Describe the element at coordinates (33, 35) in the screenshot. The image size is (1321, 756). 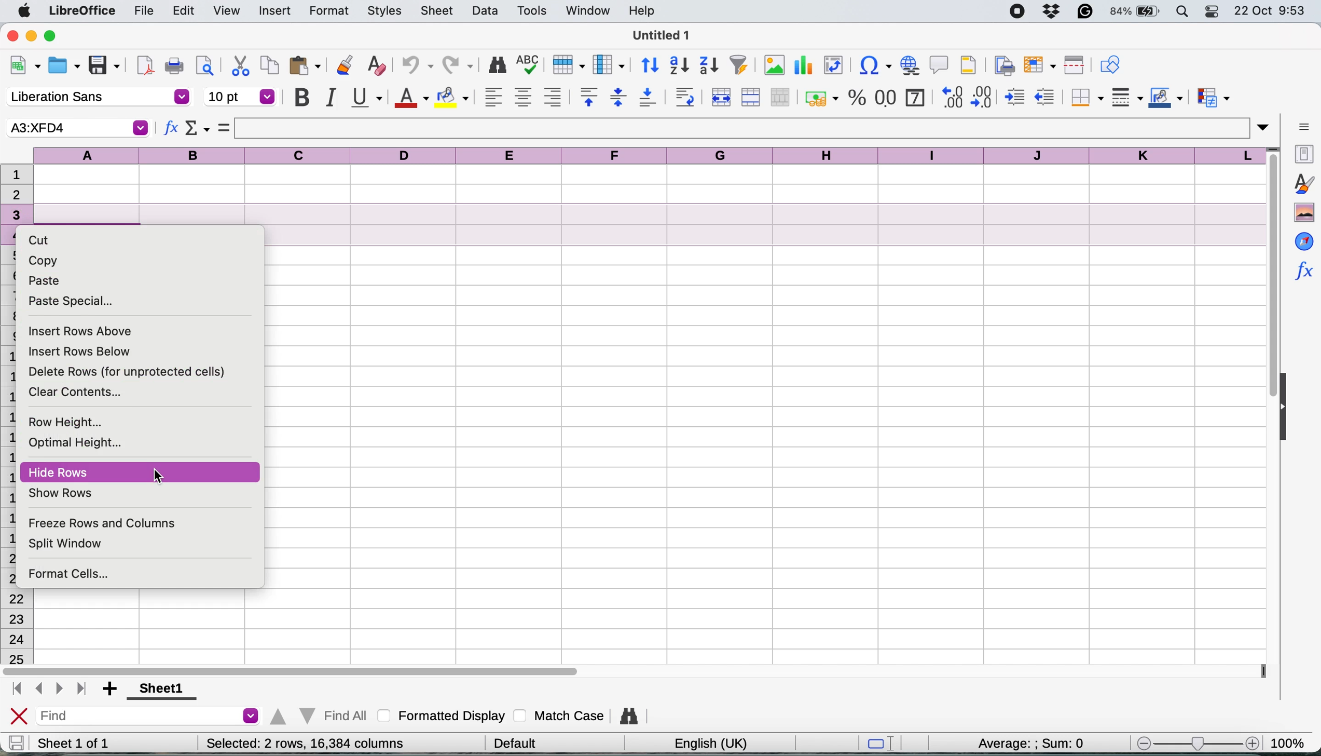
I see `minimise` at that location.